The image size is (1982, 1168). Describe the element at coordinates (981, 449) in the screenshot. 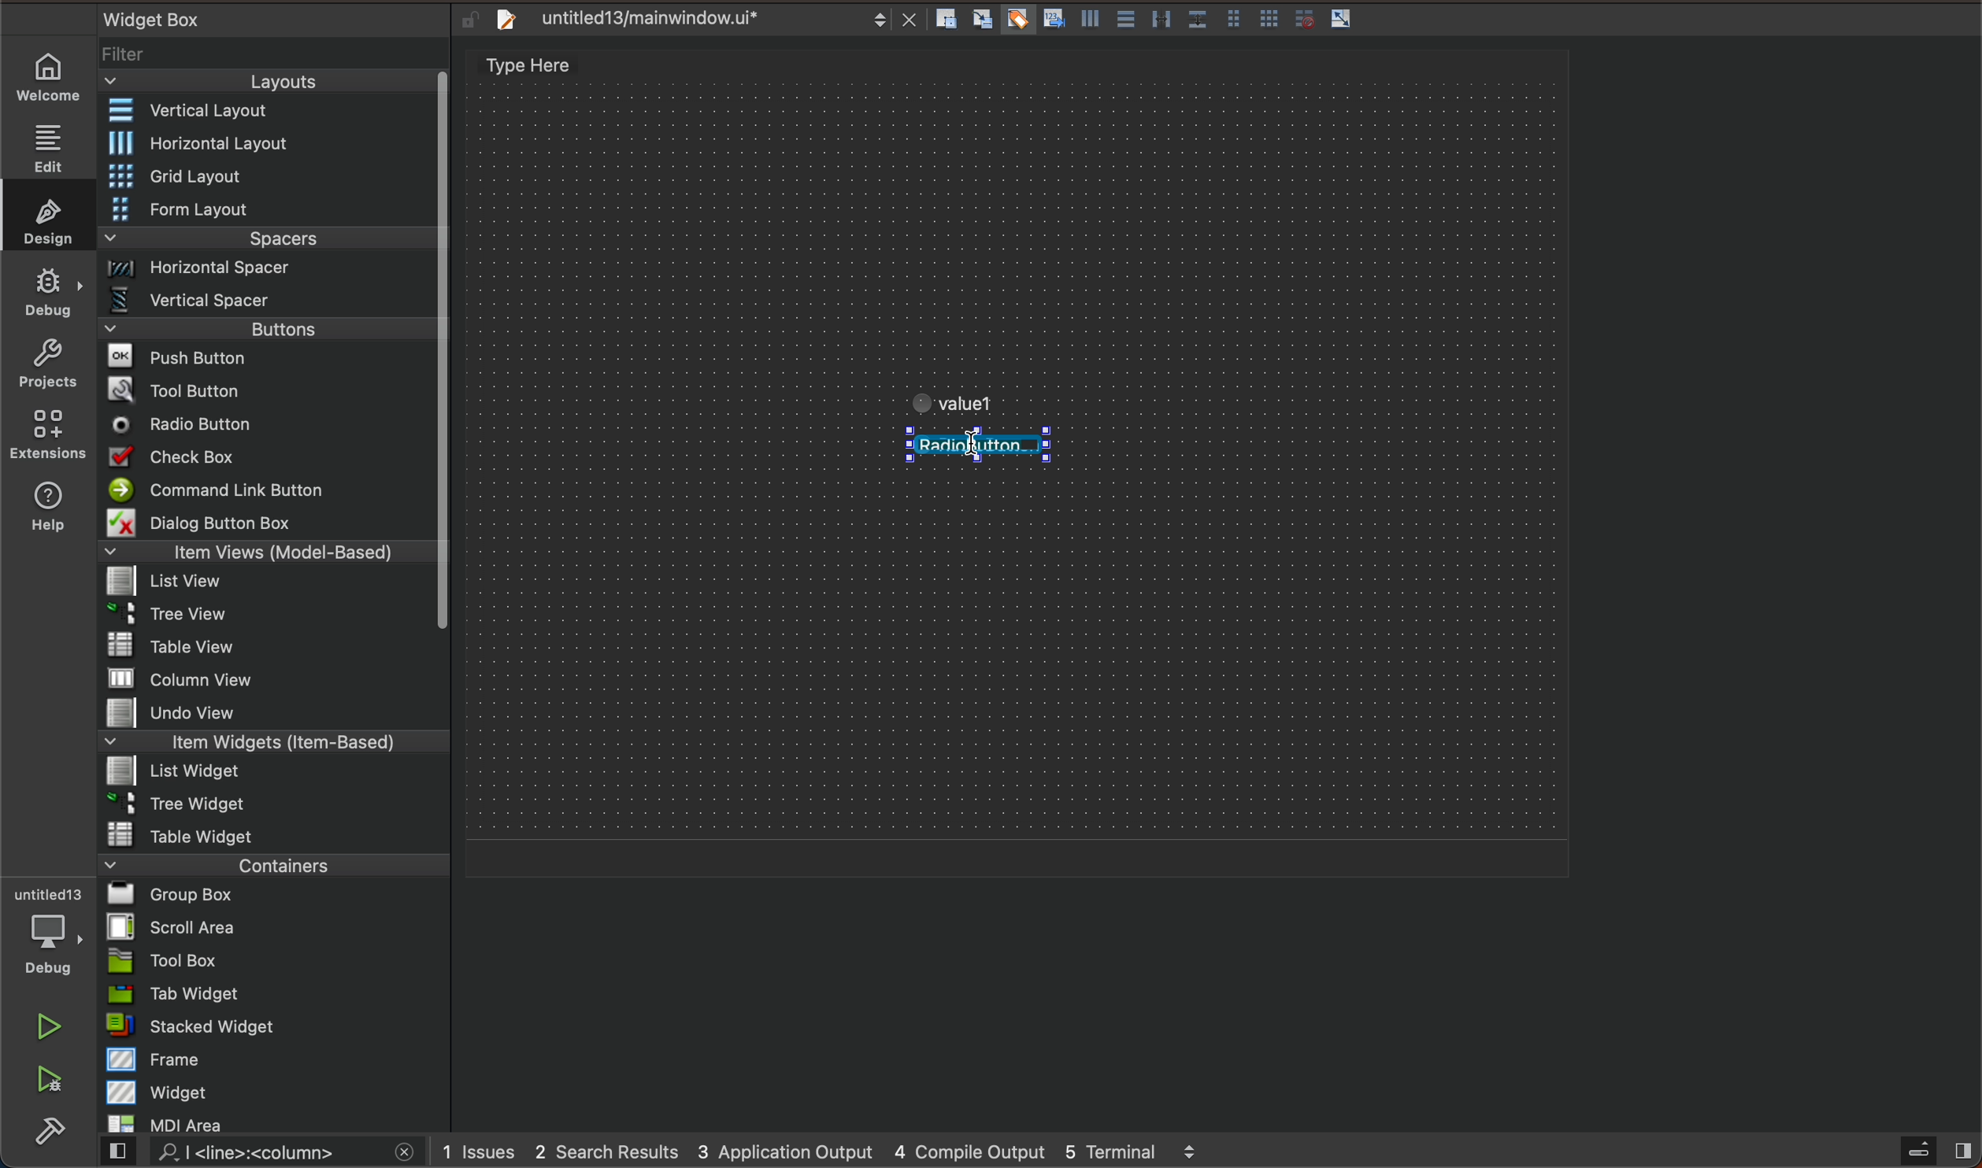

I see `click` at that location.